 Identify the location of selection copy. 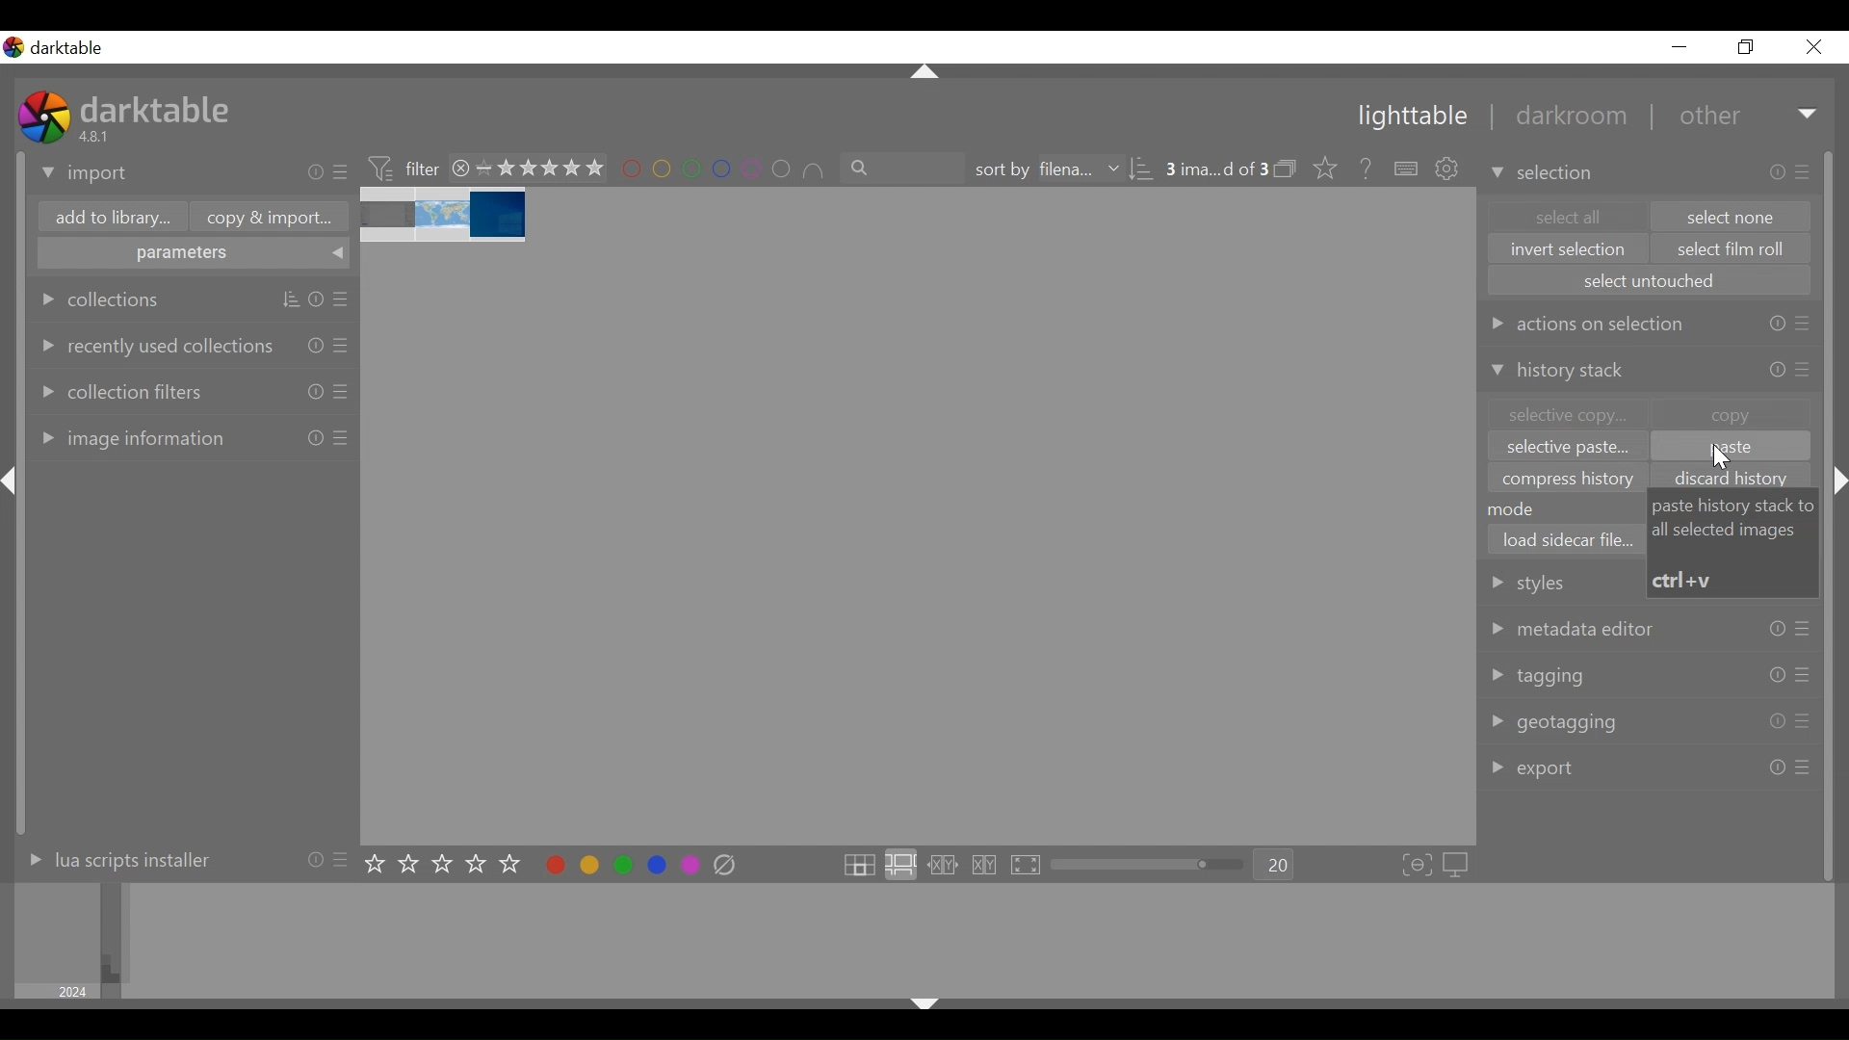
(1565, 415).